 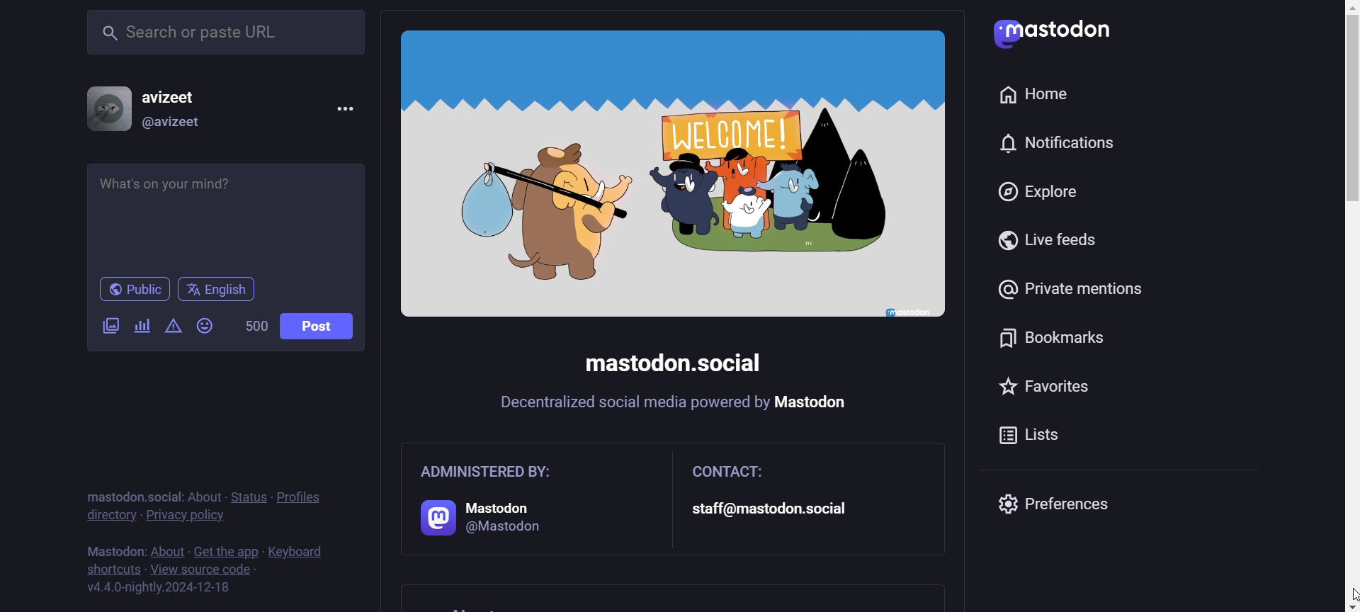 I want to click on @Mastodon, so click(x=502, y=526).